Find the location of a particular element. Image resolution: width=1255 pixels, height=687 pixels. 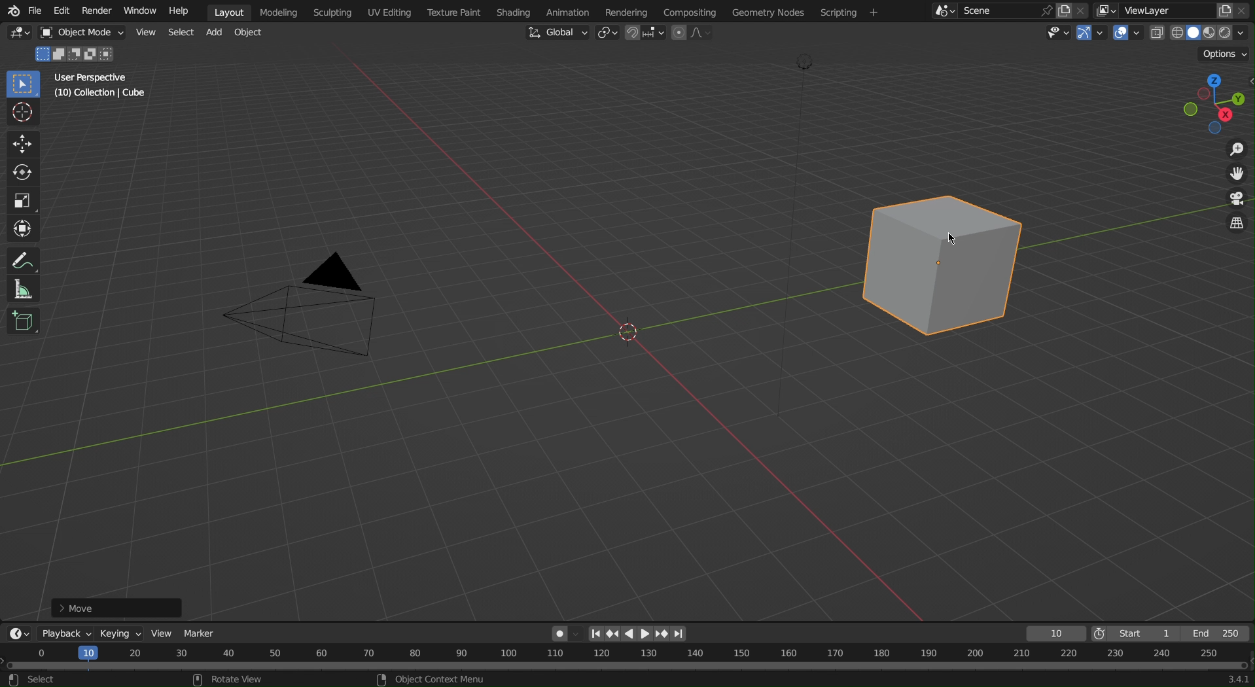

Geometry Nodes is located at coordinates (776, 11).